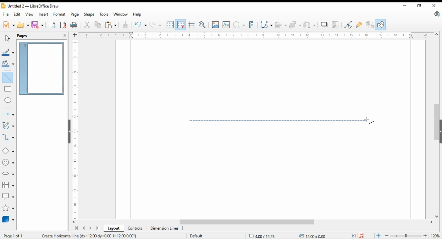 Image resolution: width=442 pixels, height=239 pixels. I want to click on insert special characters, so click(238, 25).